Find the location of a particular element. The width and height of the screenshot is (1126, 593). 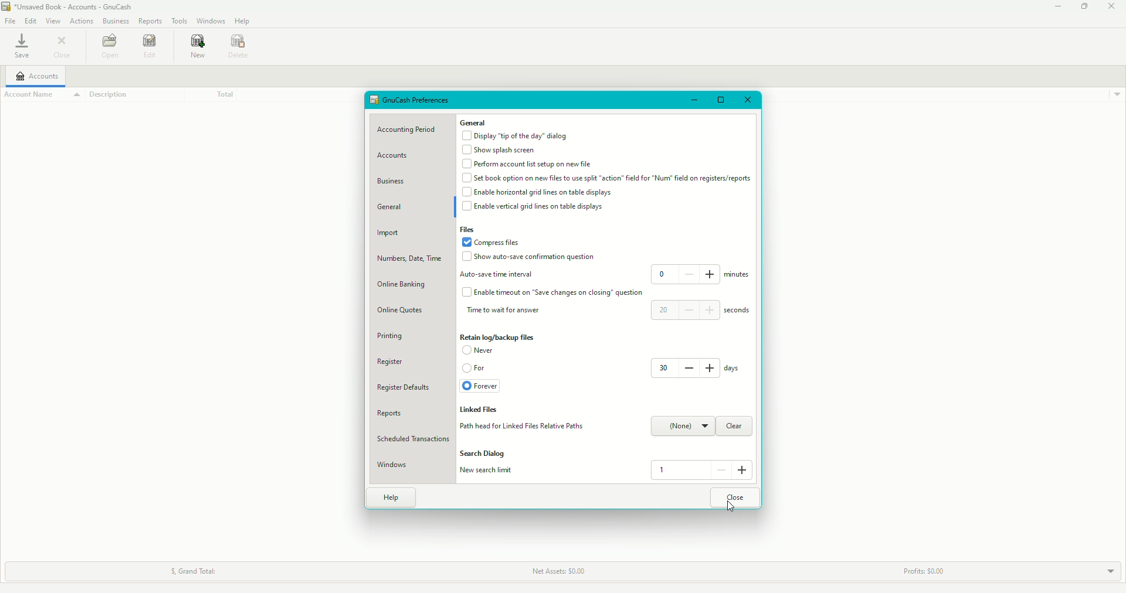

General is located at coordinates (474, 122).